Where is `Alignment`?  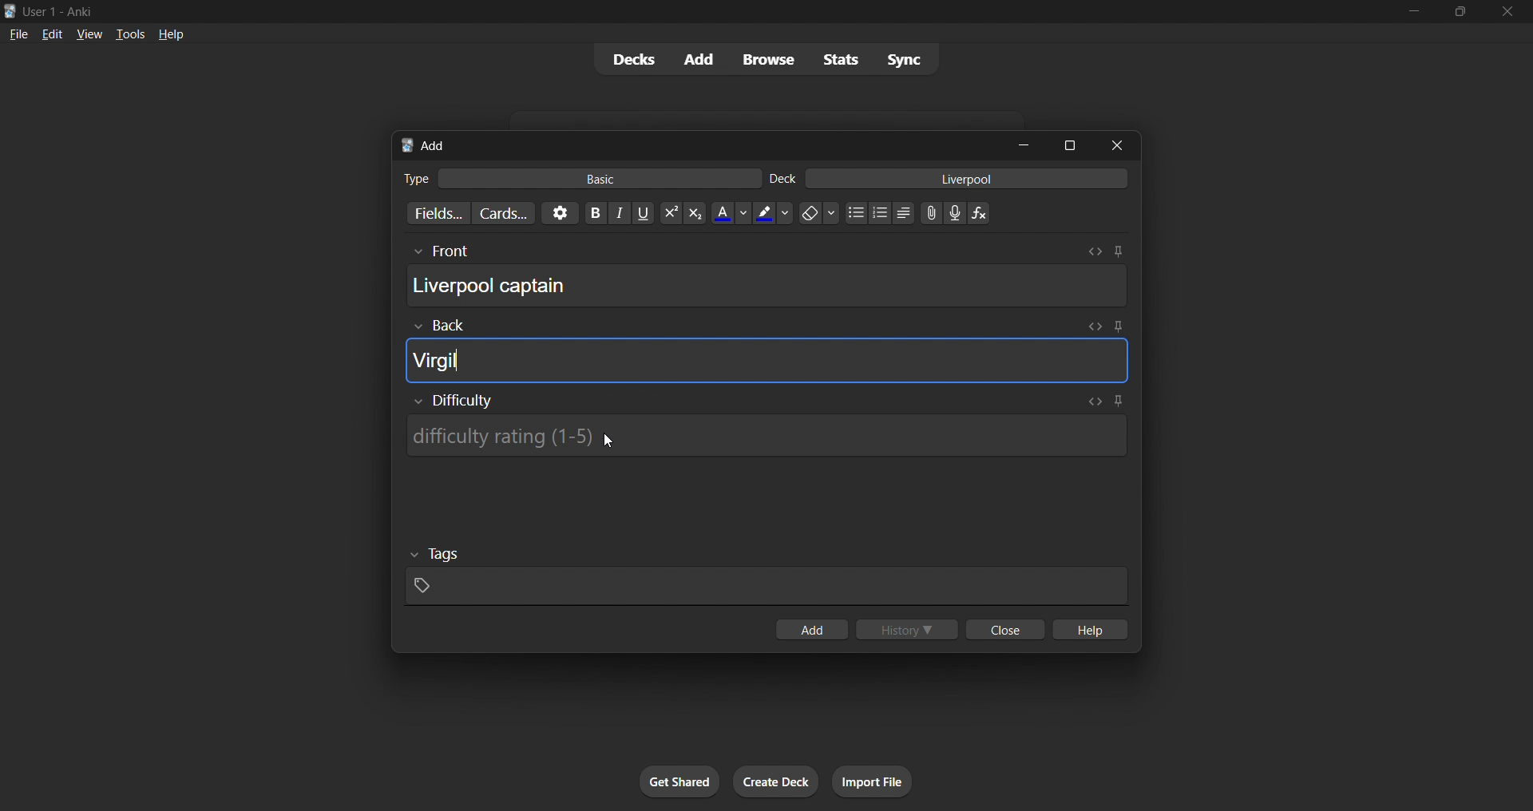 Alignment is located at coordinates (904, 213).